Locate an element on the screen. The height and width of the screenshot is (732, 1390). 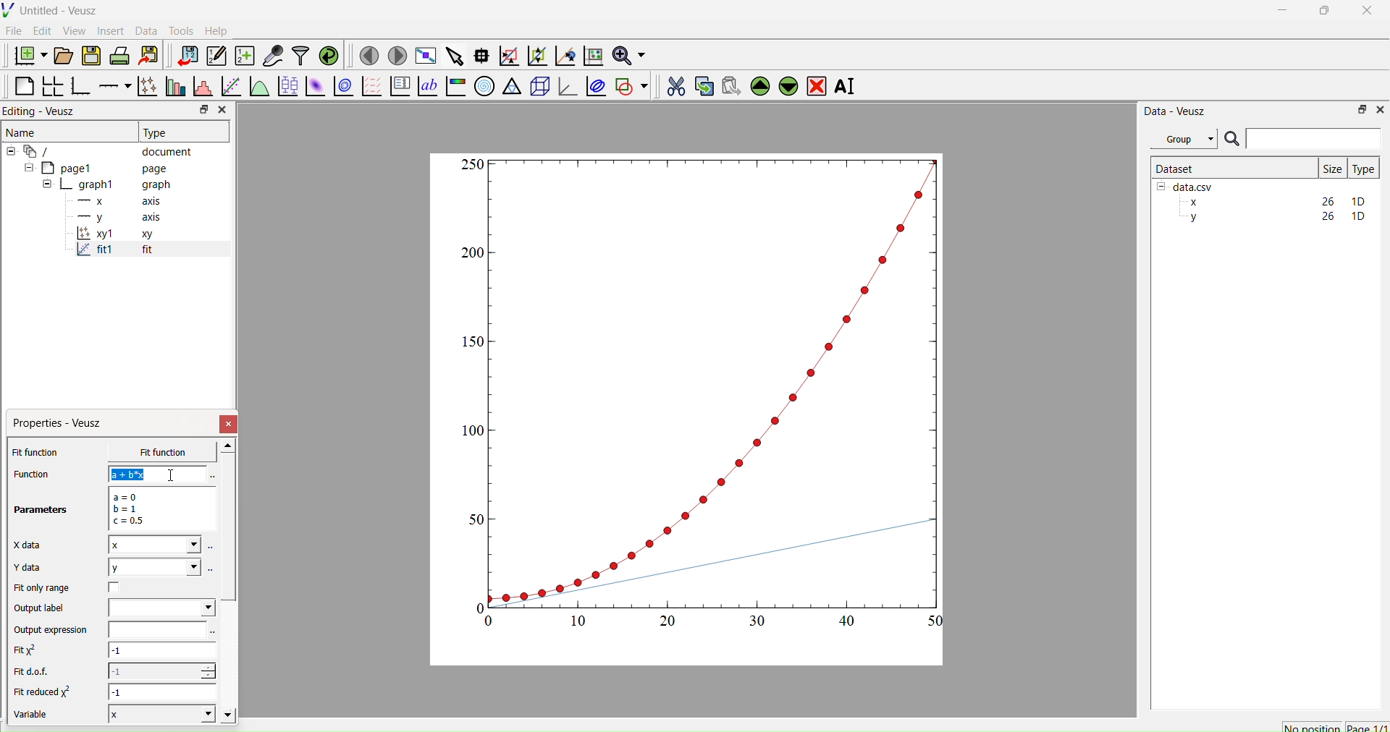
Tools is located at coordinates (178, 29).